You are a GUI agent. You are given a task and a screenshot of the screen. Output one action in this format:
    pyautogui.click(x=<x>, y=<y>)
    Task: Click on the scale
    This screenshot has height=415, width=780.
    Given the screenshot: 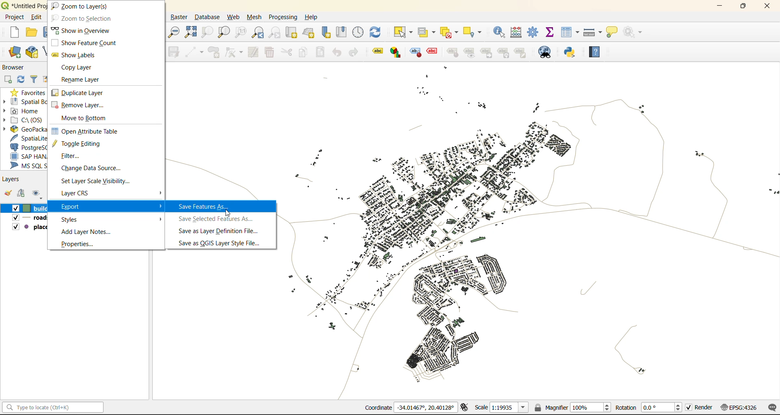 What is the action you would take?
    pyautogui.click(x=502, y=408)
    